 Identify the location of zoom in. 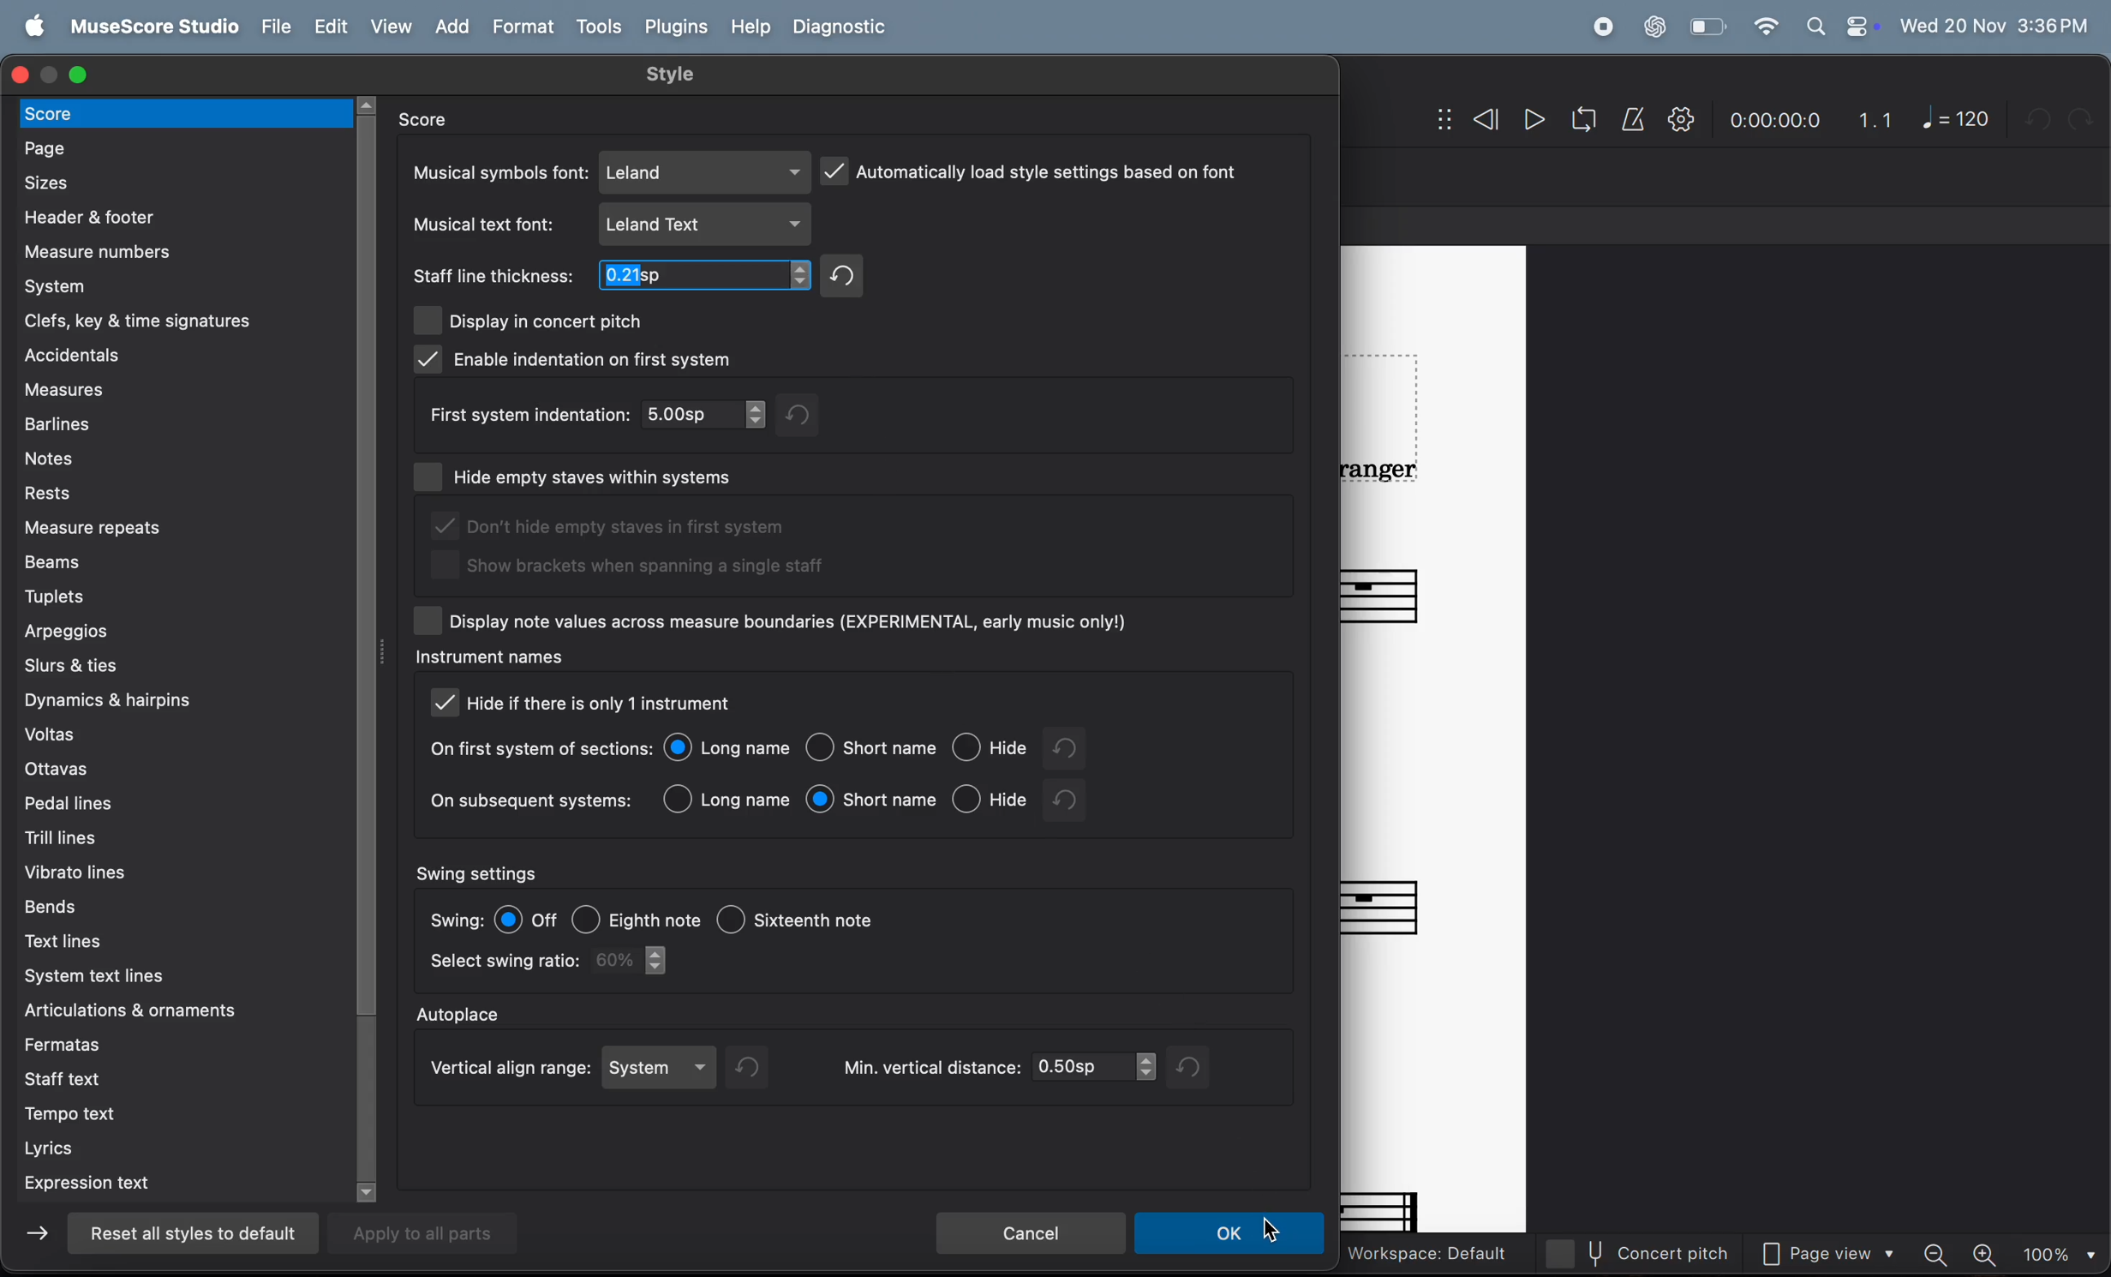
(1987, 1254).